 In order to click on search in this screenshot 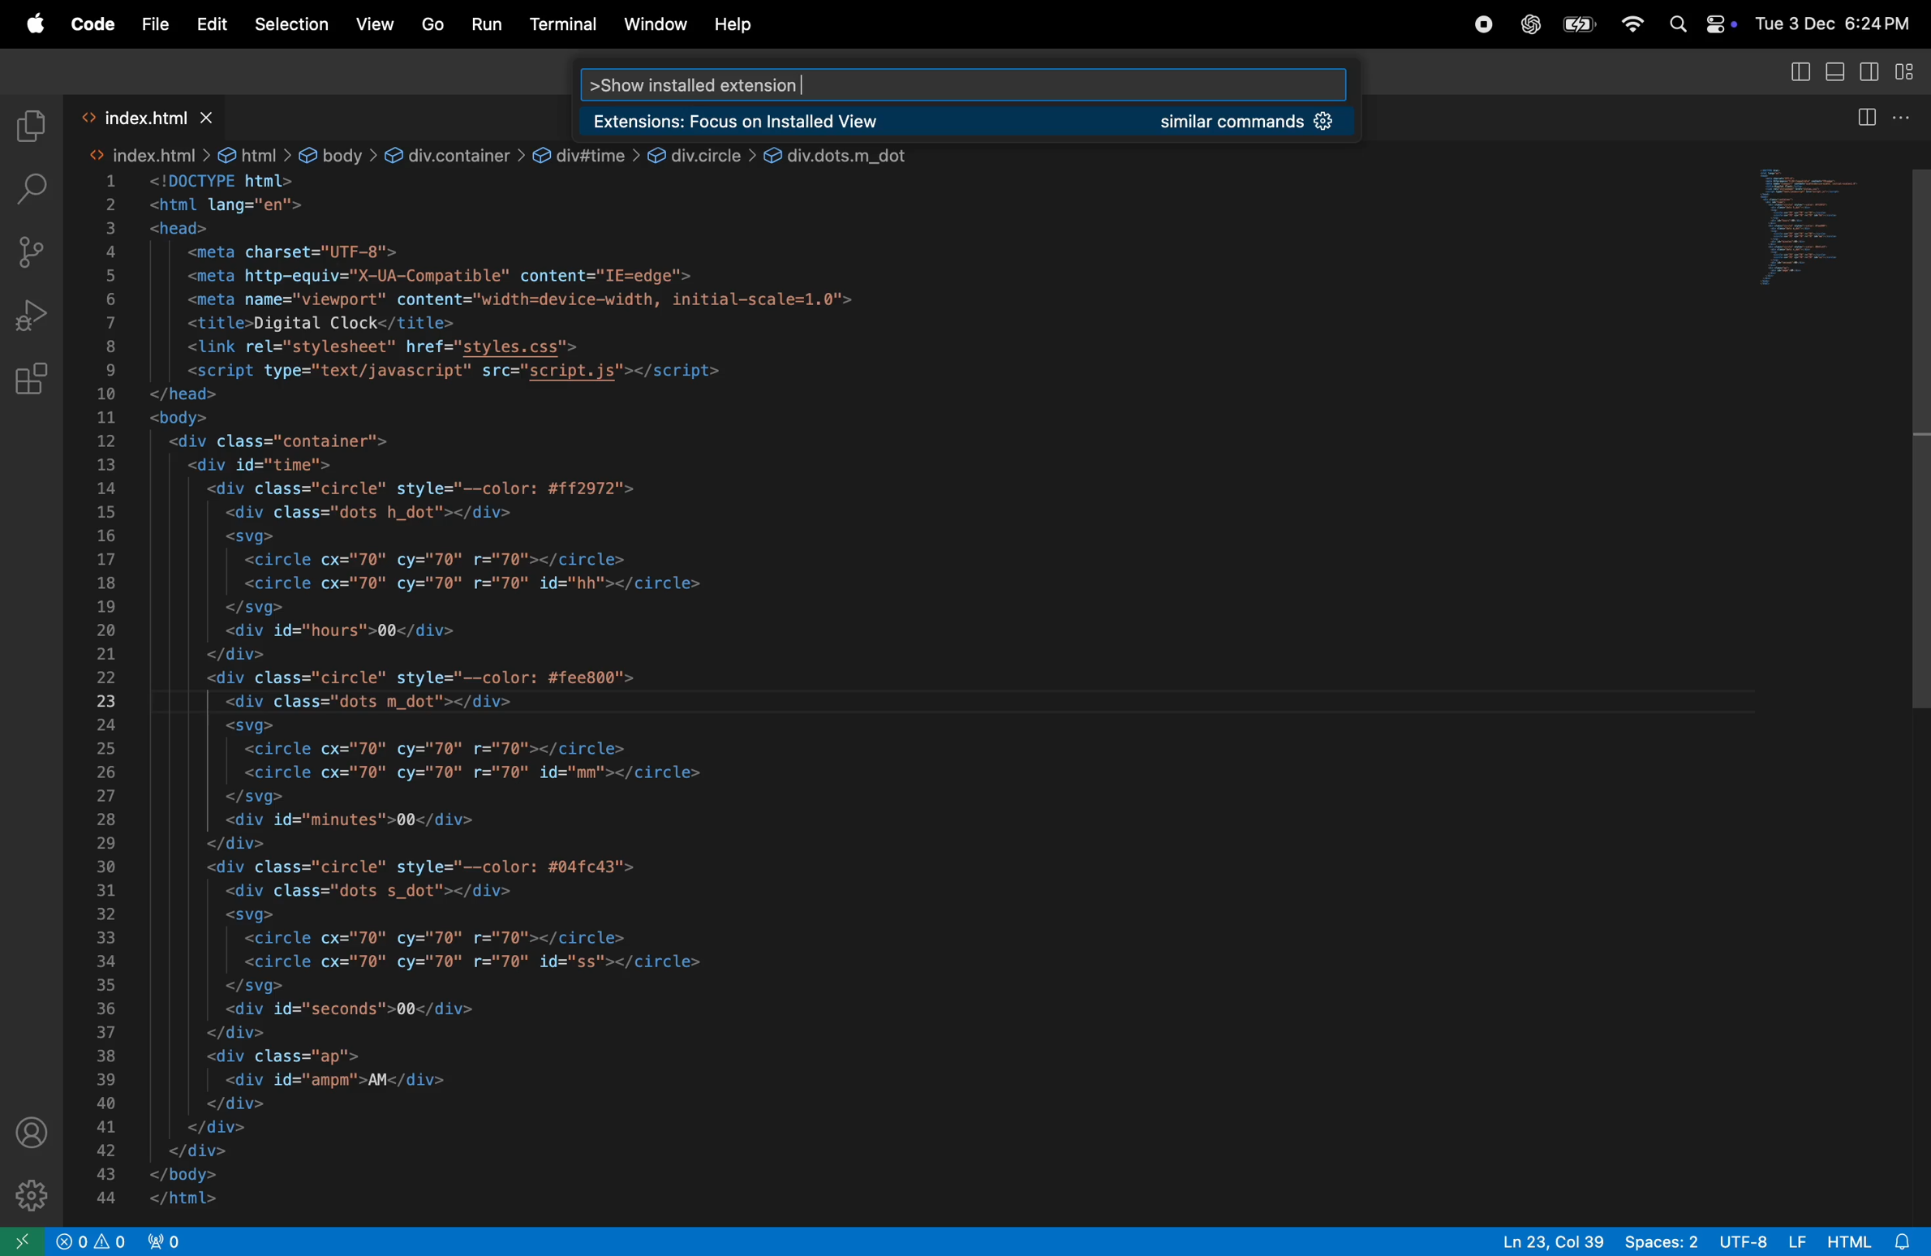, I will do `click(31, 183)`.